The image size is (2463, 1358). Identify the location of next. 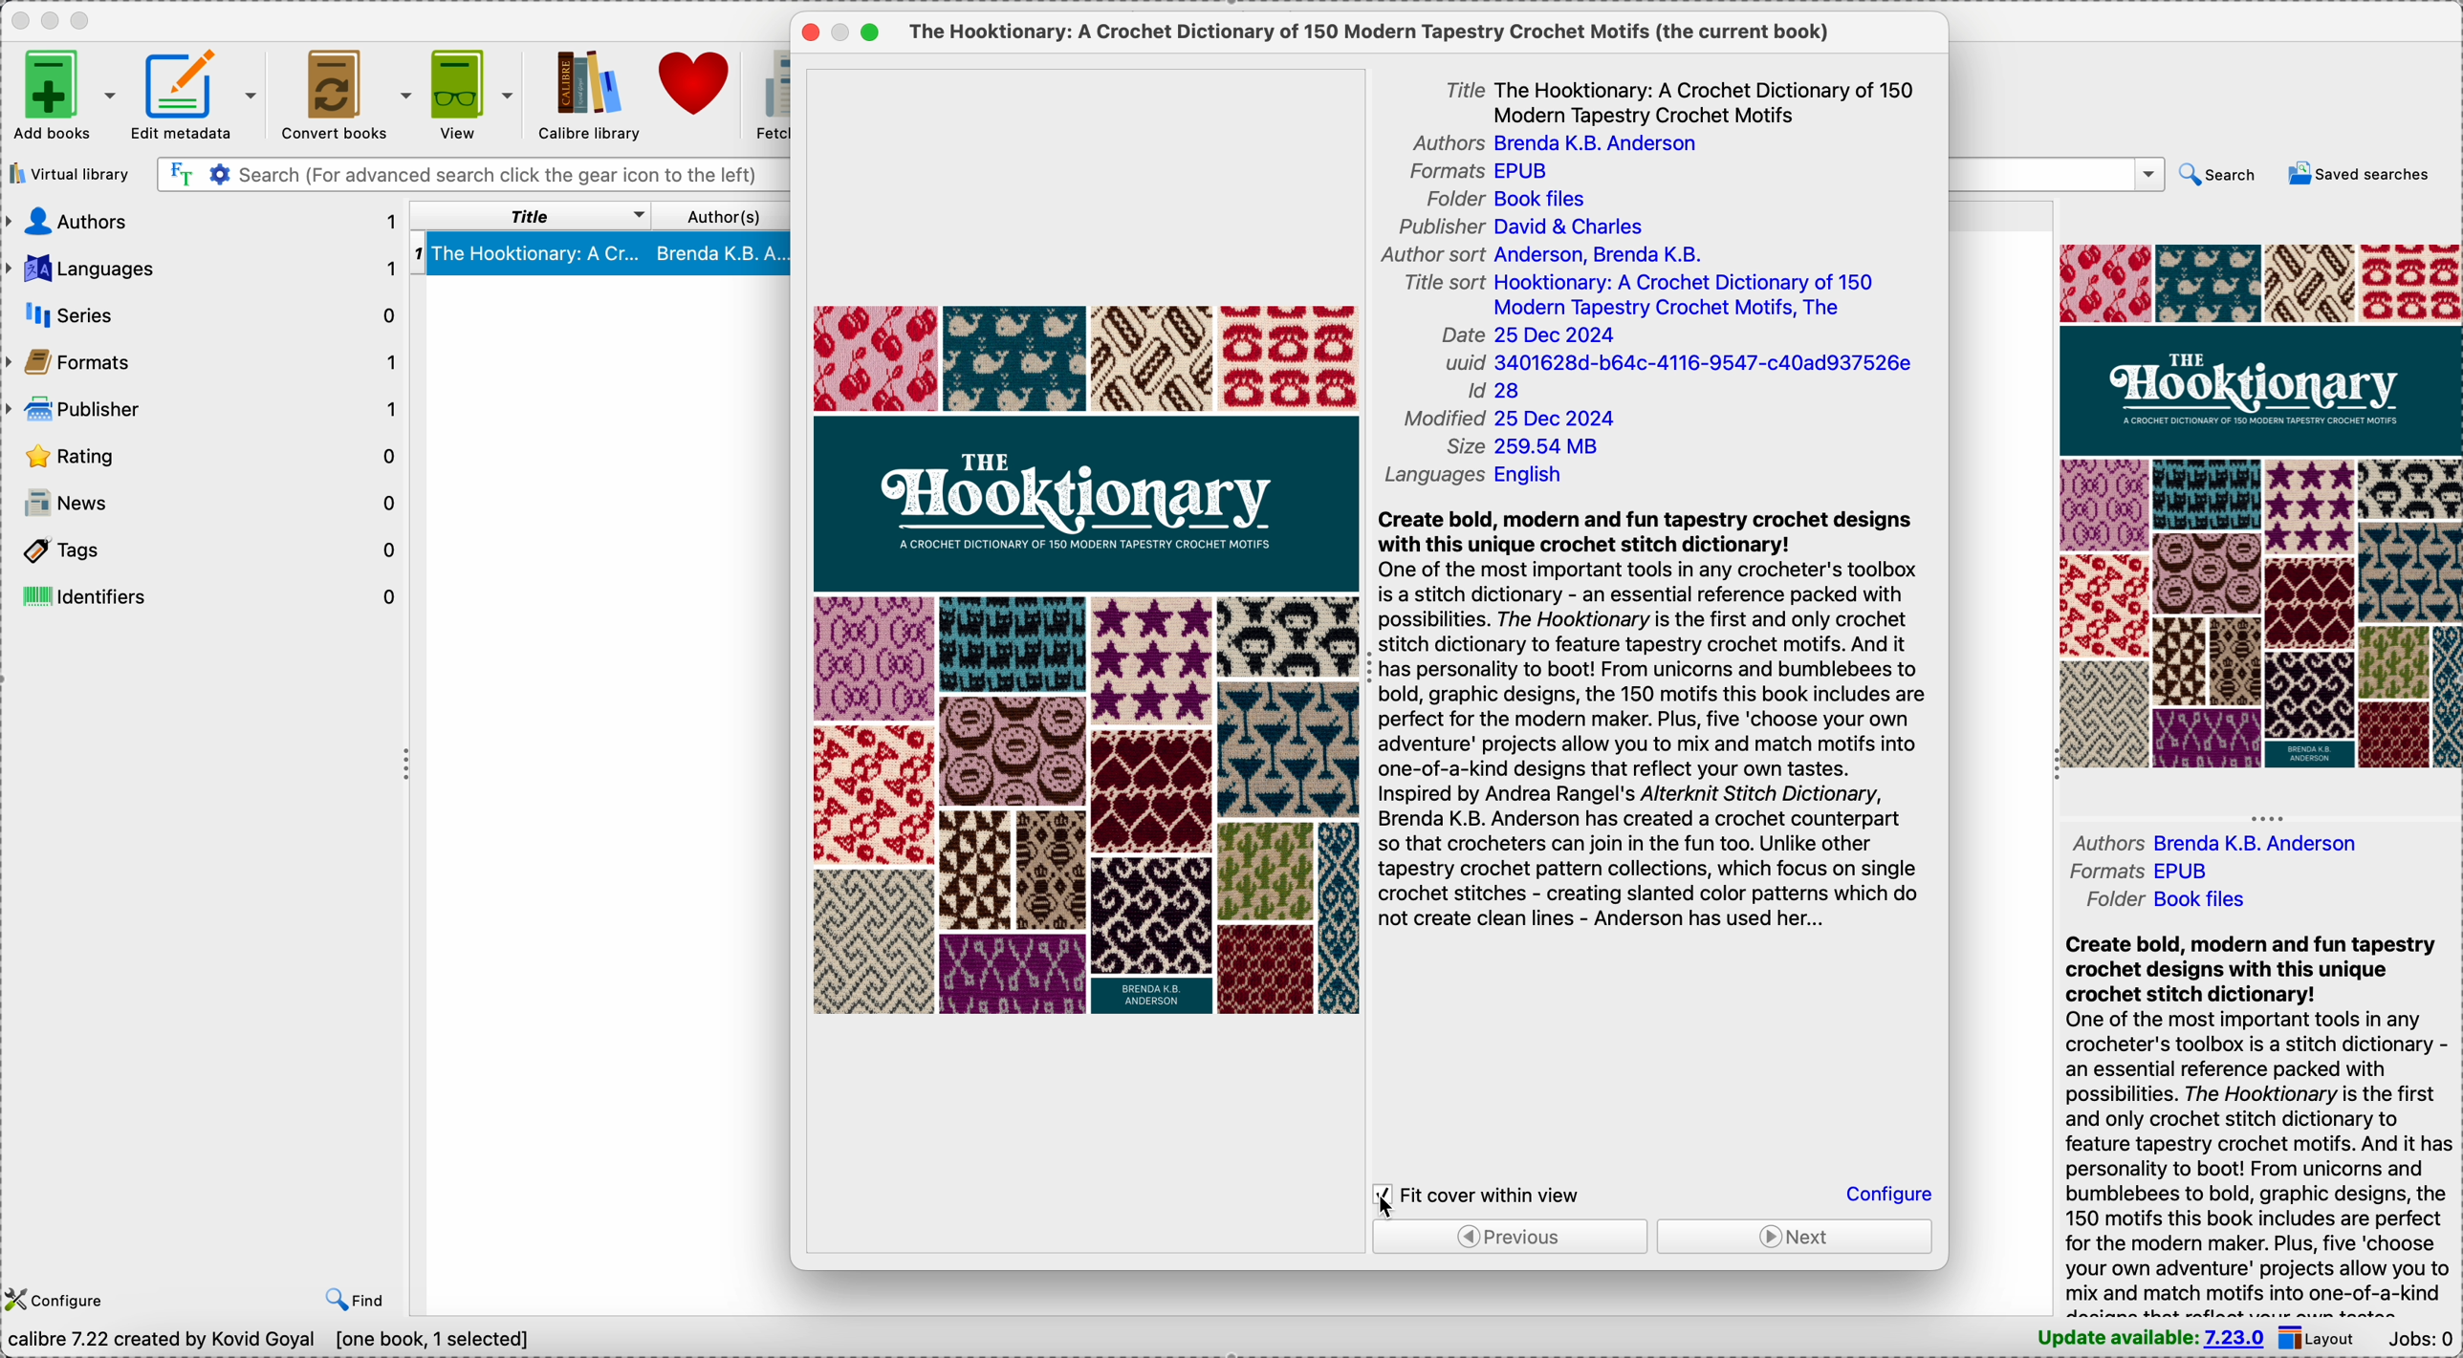
(1798, 1238).